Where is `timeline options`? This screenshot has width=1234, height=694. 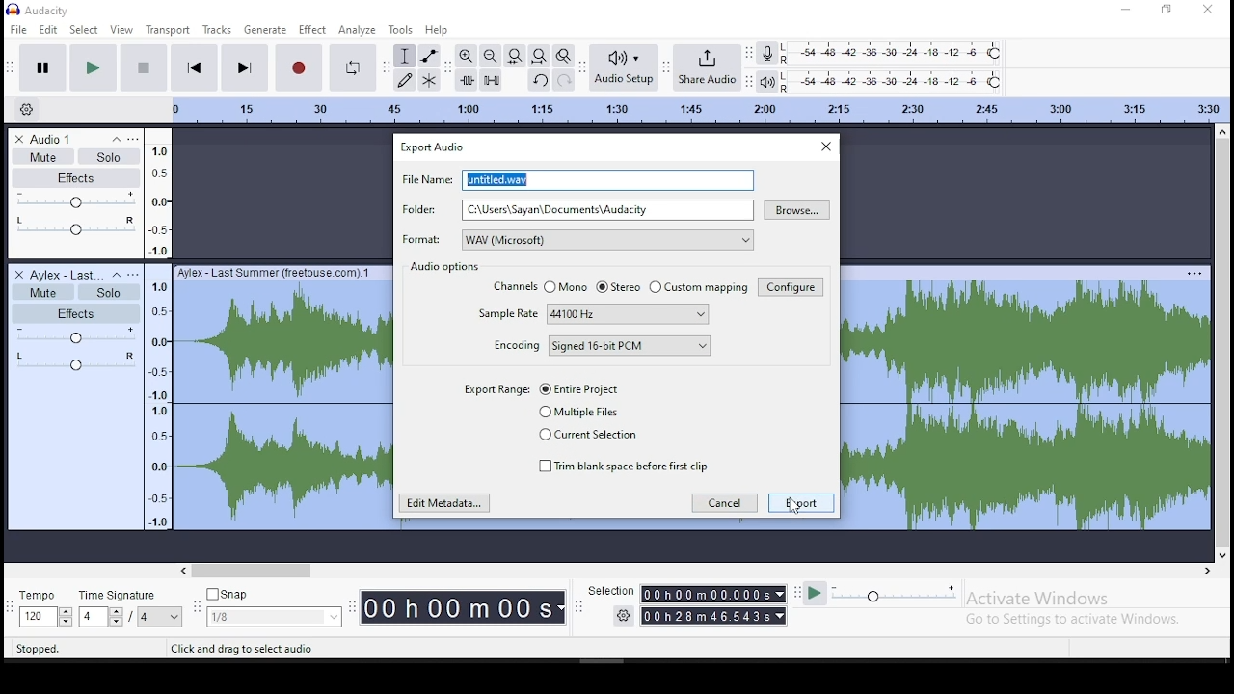 timeline options is located at coordinates (27, 109).